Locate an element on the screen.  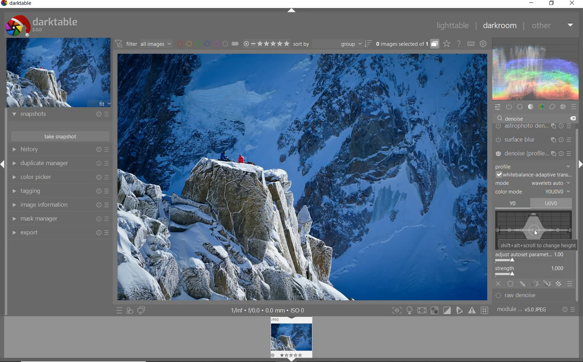
WAVELETS MAP is located at coordinates (533, 224).